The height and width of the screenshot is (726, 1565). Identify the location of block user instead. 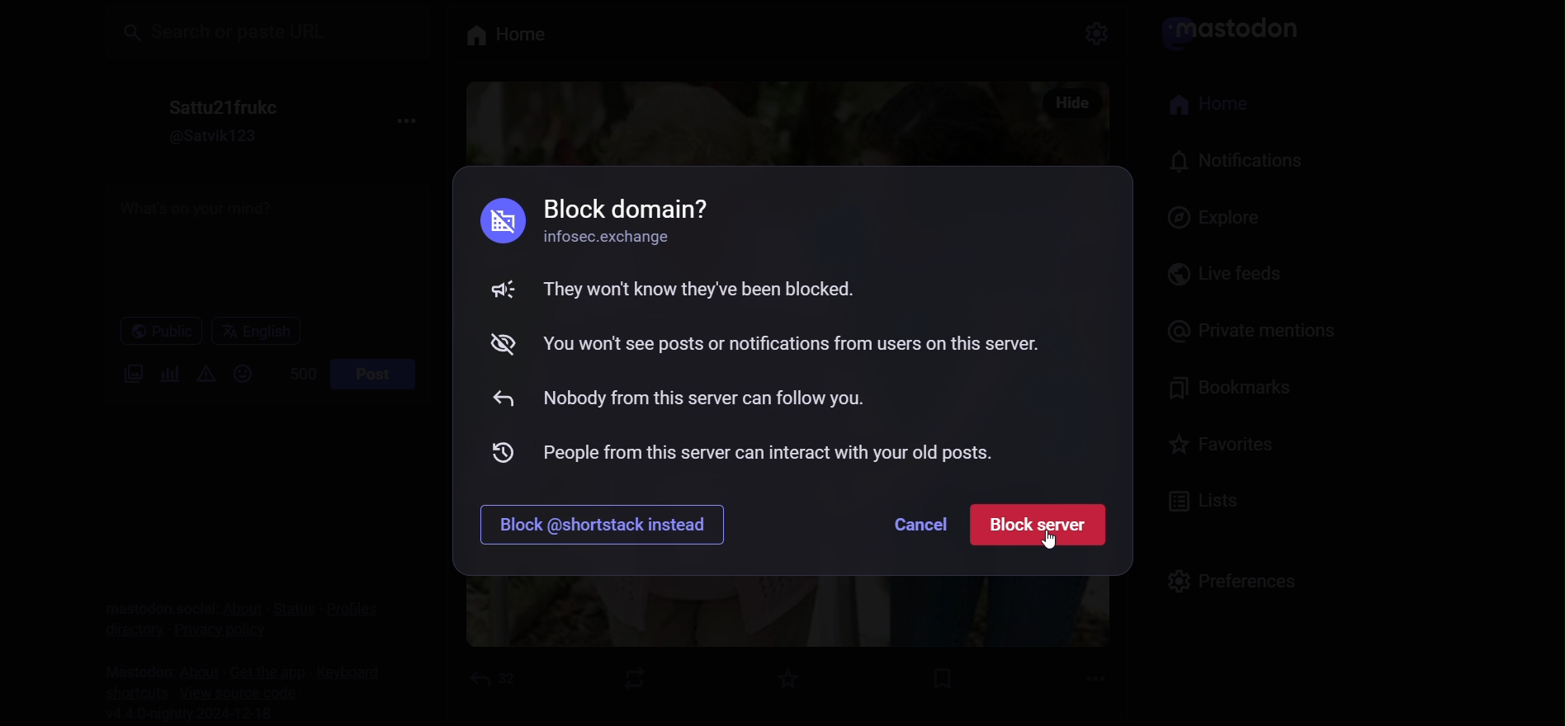
(612, 525).